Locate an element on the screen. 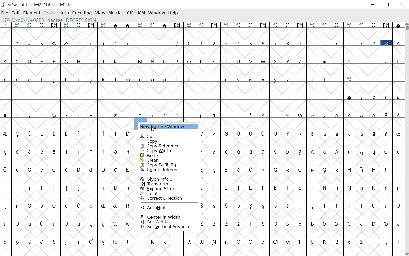 The height and width of the screenshot is (256, 409).  is located at coordinates (66, 169).